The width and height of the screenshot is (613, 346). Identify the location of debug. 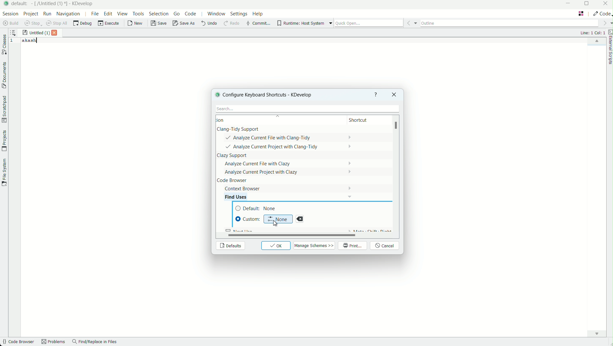
(82, 23).